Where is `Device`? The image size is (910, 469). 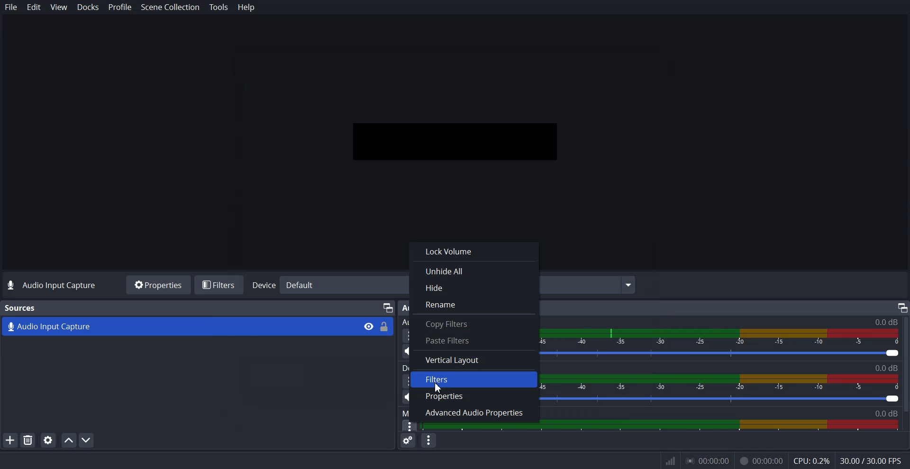 Device is located at coordinates (389, 308).